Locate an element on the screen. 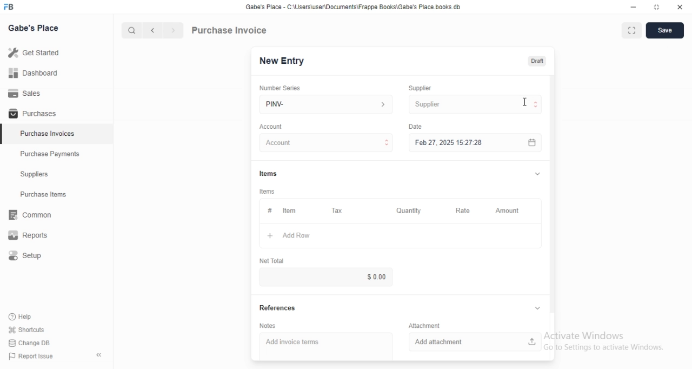  Account is located at coordinates (326, 142).